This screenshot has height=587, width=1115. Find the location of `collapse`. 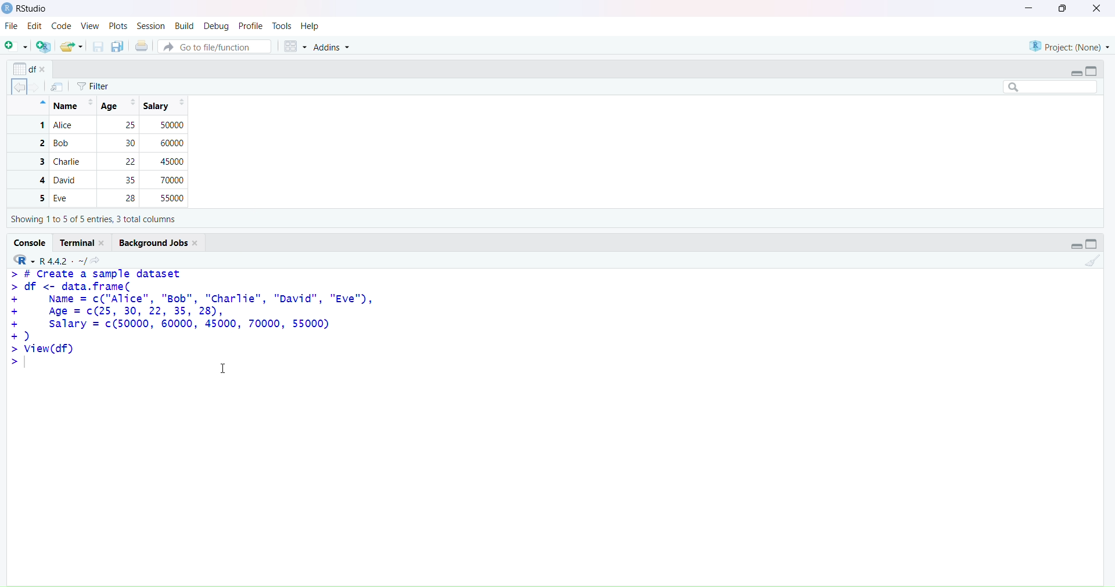

collapse is located at coordinates (1094, 245).